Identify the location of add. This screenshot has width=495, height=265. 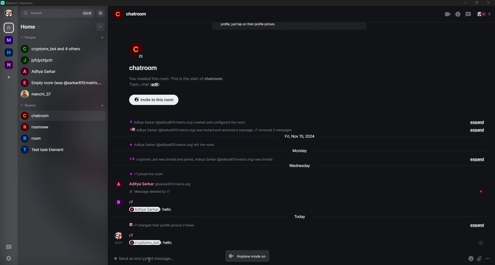
(100, 27).